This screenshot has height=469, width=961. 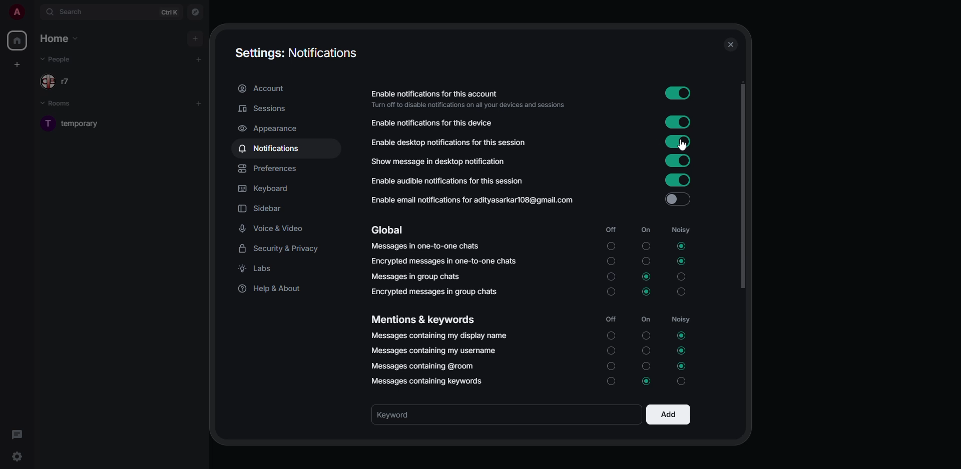 What do you see at coordinates (683, 229) in the screenshot?
I see `noisy` at bounding box center [683, 229].